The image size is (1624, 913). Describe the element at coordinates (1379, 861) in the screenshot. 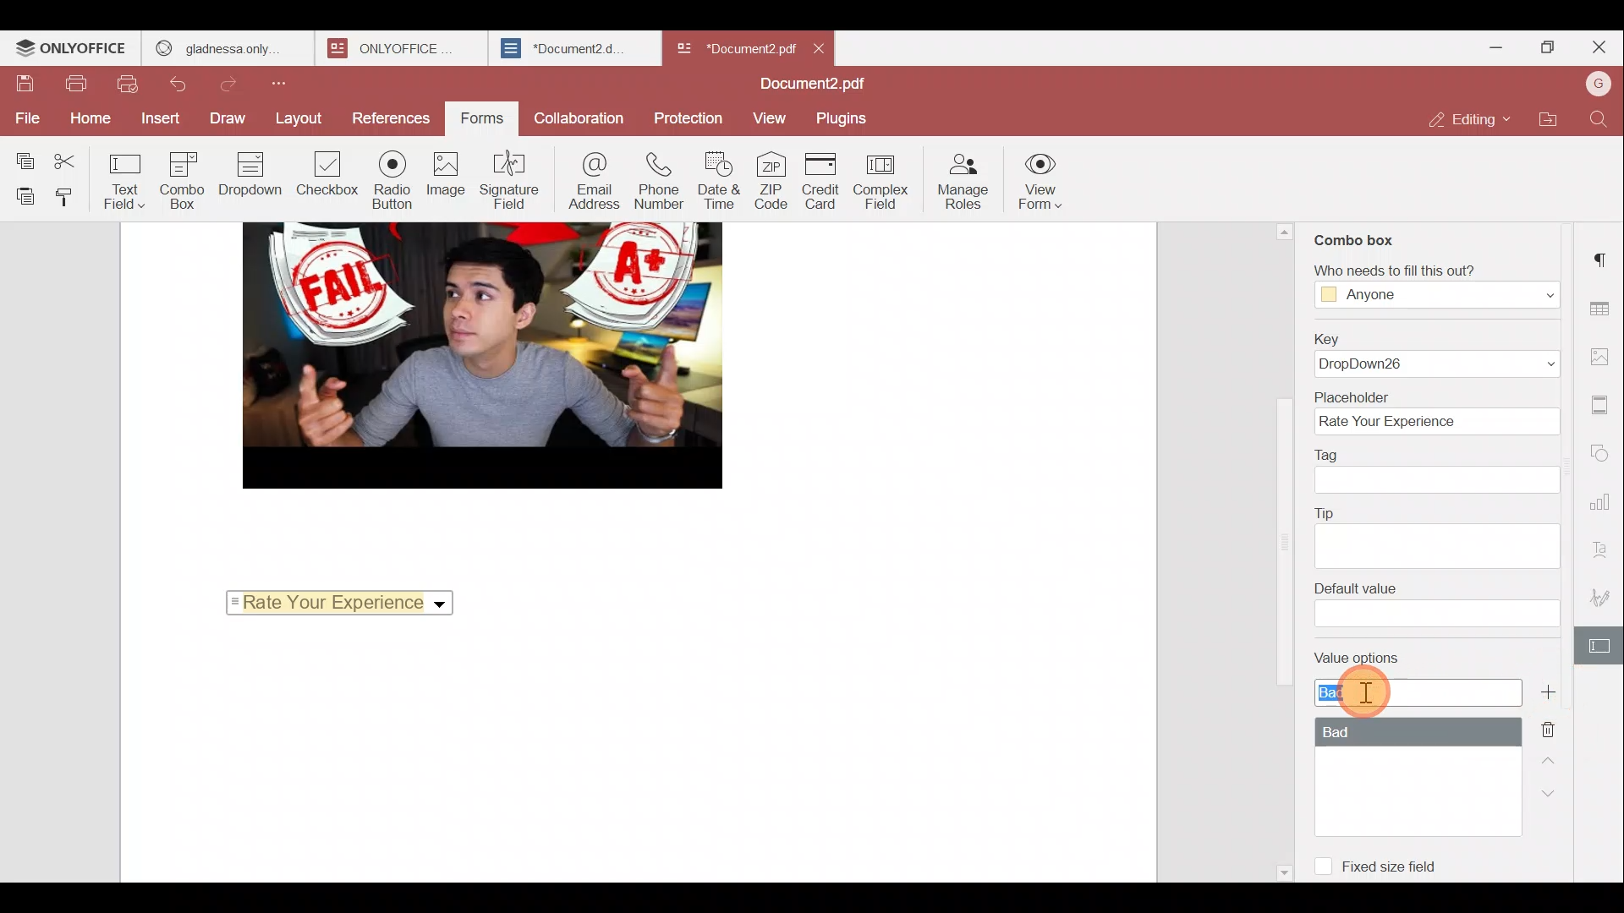

I see `Fixed size field` at that location.